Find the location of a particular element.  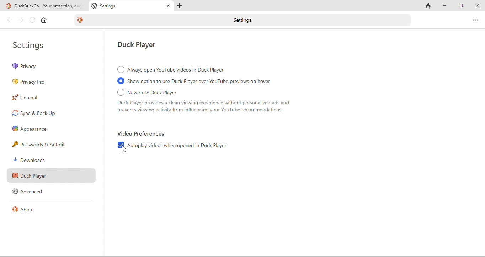

video preferences is located at coordinates (142, 134).